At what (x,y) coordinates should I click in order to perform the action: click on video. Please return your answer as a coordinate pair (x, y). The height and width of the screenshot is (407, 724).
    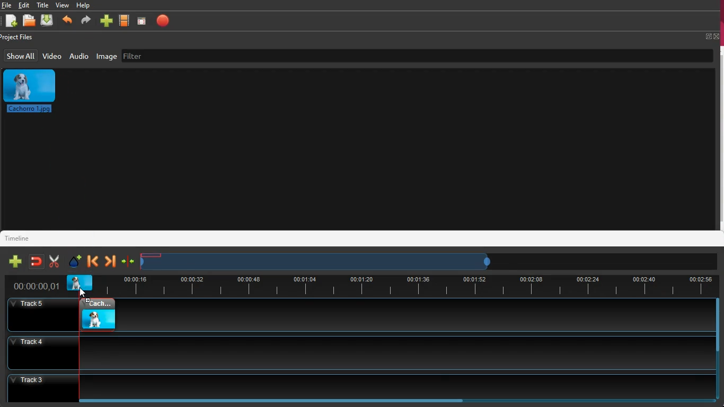
    Looking at the image, I should click on (98, 313).